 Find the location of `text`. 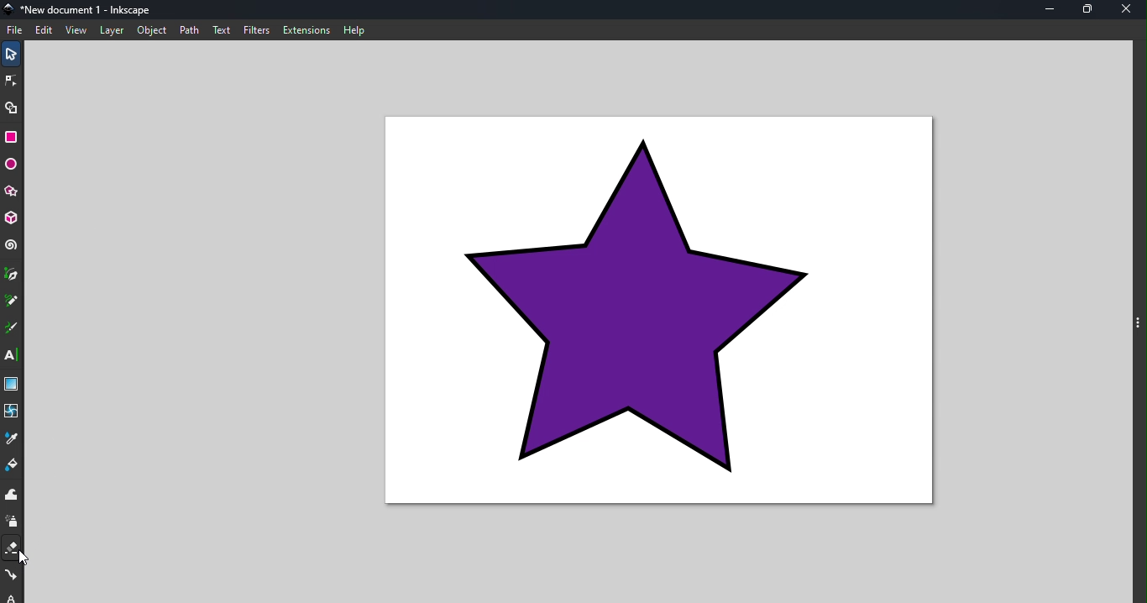

text is located at coordinates (223, 29).